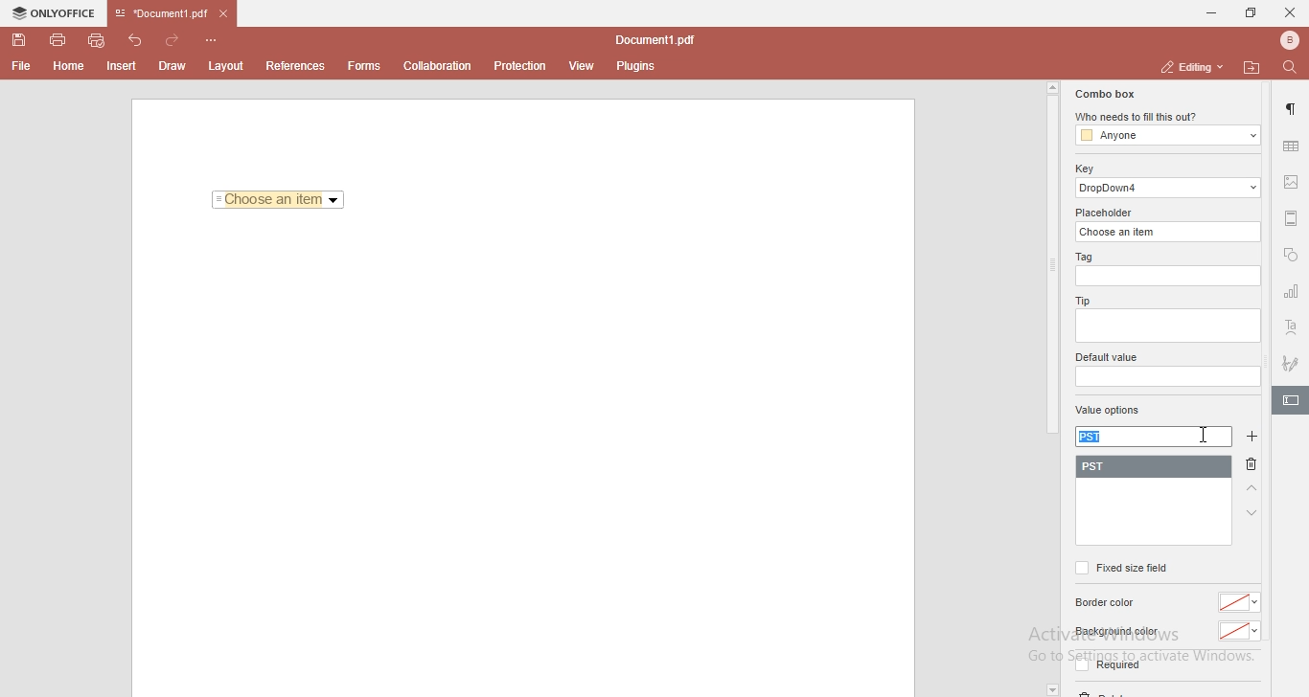 The width and height of the screenshot is (1309, 697). Describe the element at coordinates (1107, 213) in the screenshot. I see `placeholder` at that location.